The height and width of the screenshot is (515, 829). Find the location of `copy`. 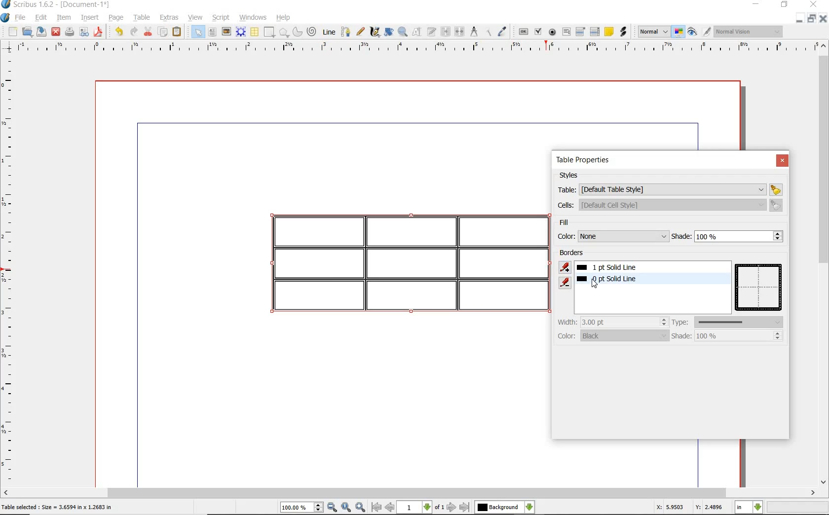

copy is located at coordinates (163, 33).